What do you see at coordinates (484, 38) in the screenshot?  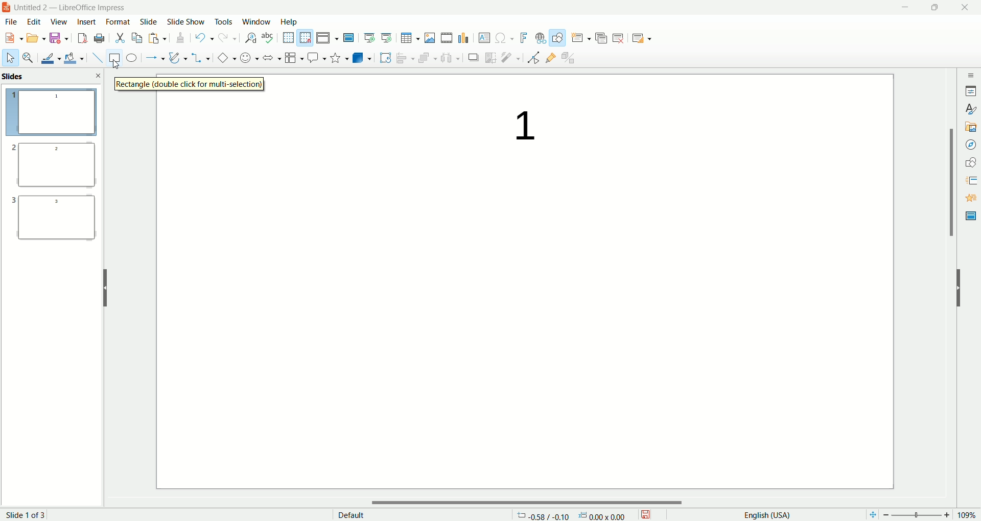 I see `textbox` at bounding box center [484, 38].